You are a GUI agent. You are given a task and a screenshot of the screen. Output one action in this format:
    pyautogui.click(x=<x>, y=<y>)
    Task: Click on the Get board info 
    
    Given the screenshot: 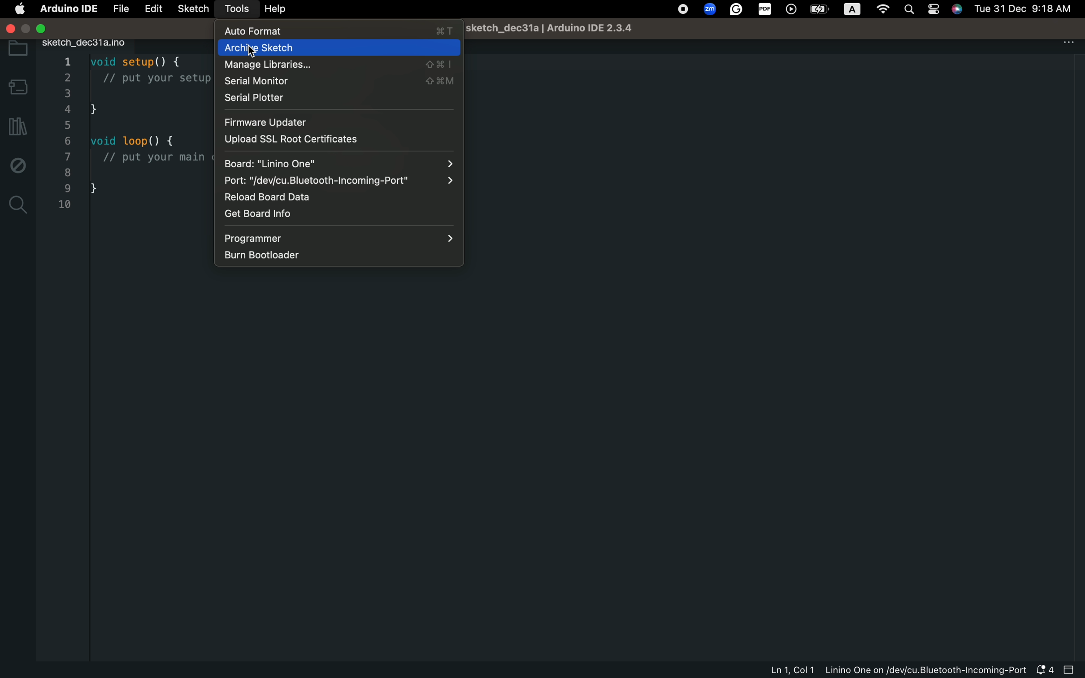 What is the action you would take?
    pyautogui.click(x=277, y=214)
    